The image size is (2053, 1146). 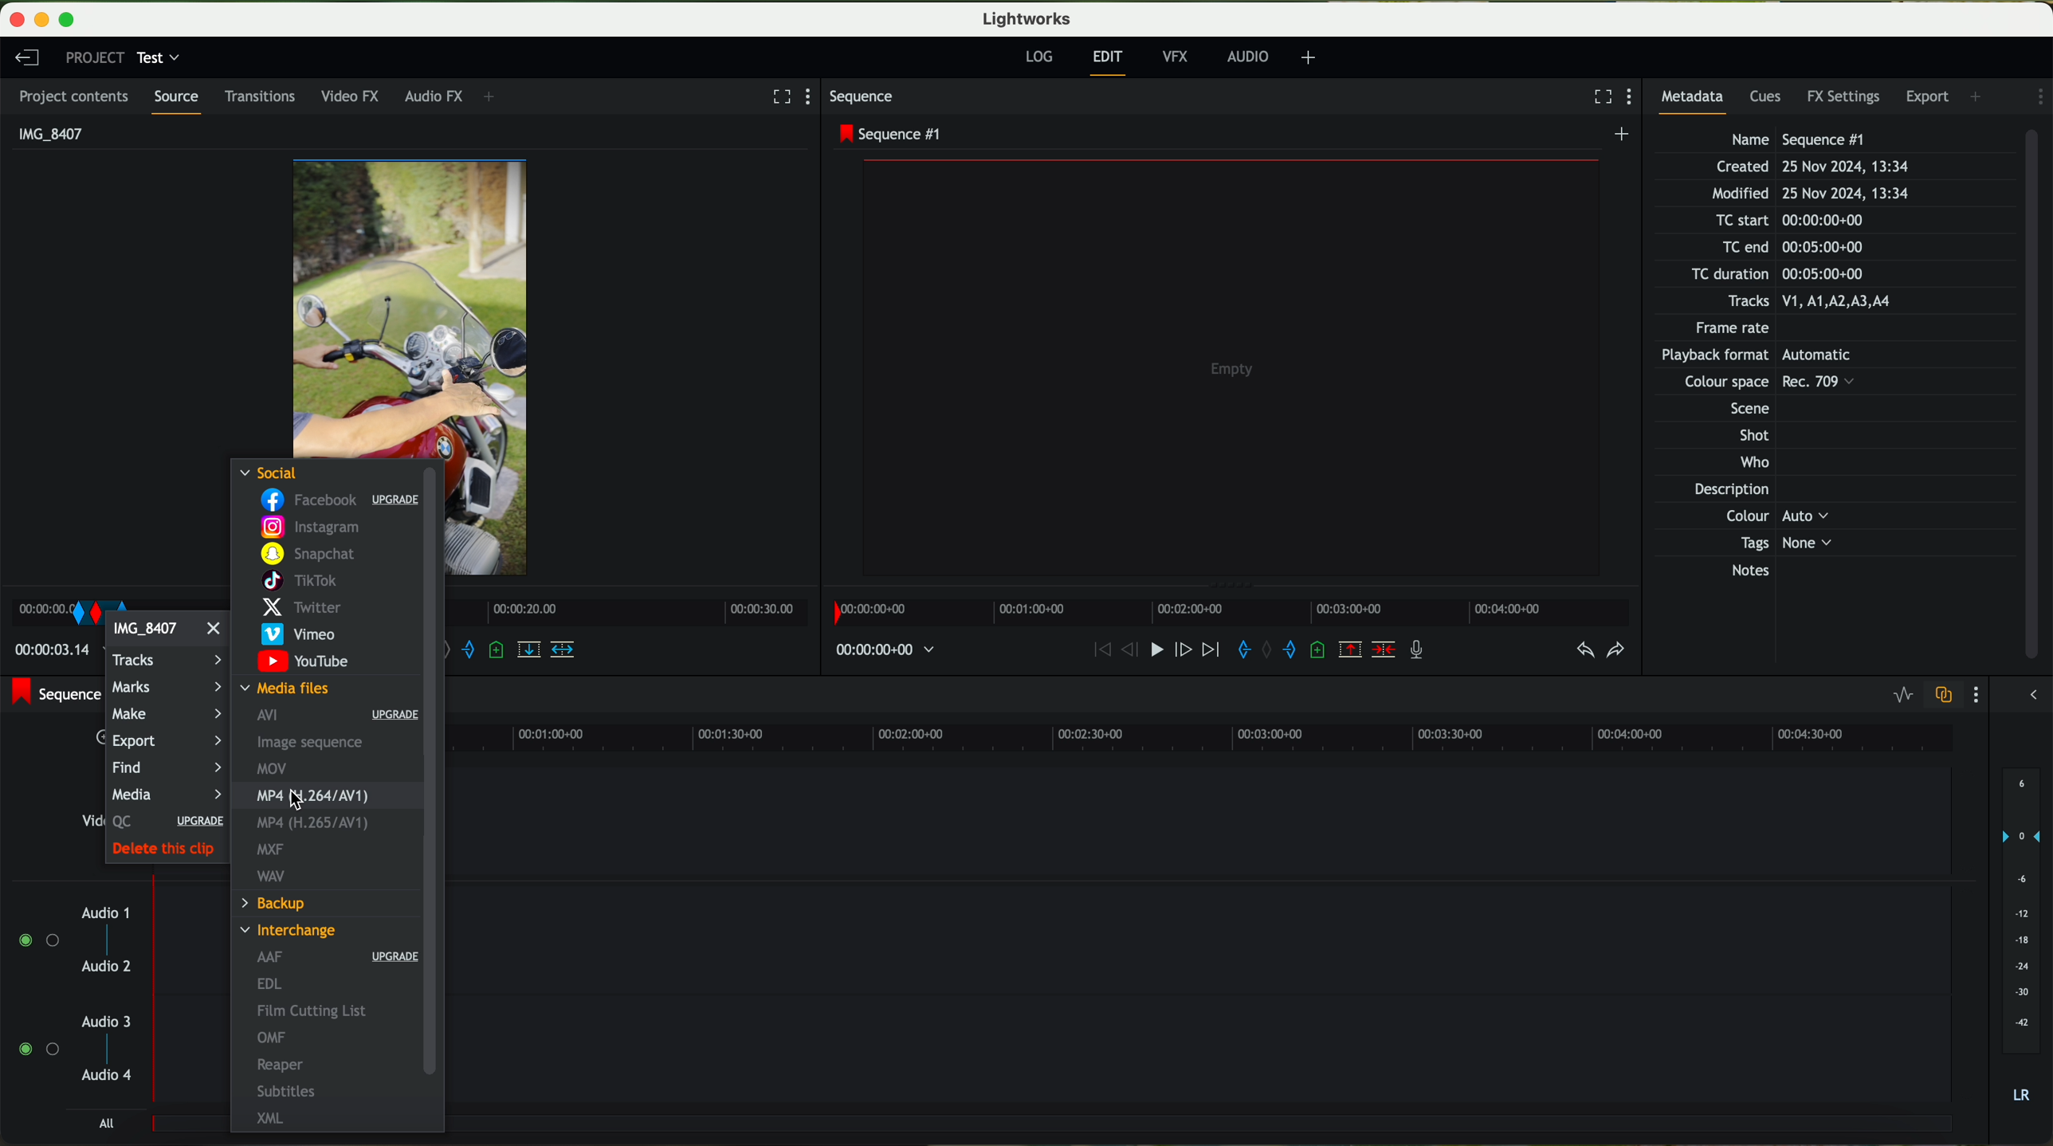 I want to click on reaper, so click(x=283, y=1064).